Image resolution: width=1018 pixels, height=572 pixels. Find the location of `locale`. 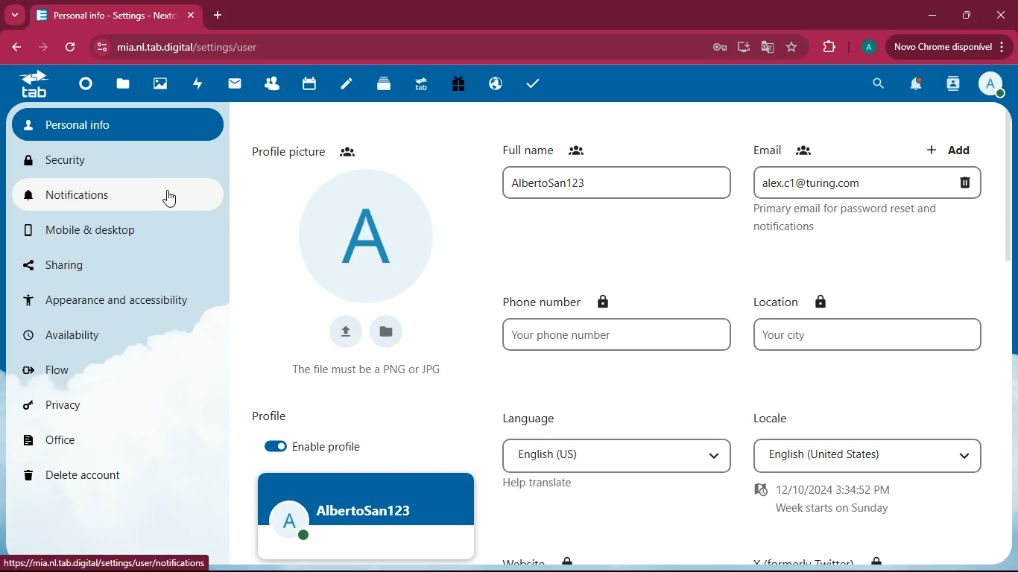

locale is located at coordinates (866, 457).